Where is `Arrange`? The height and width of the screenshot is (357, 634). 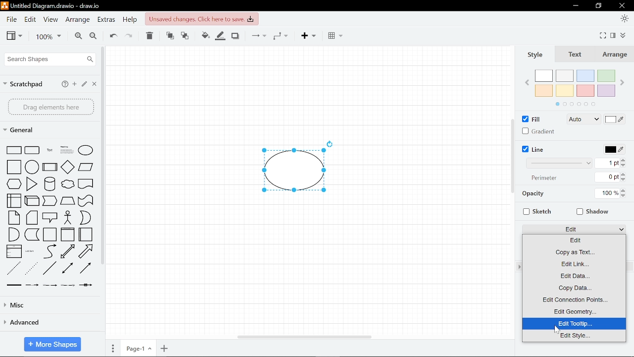
Arrange is located at coordinates (614, 55).